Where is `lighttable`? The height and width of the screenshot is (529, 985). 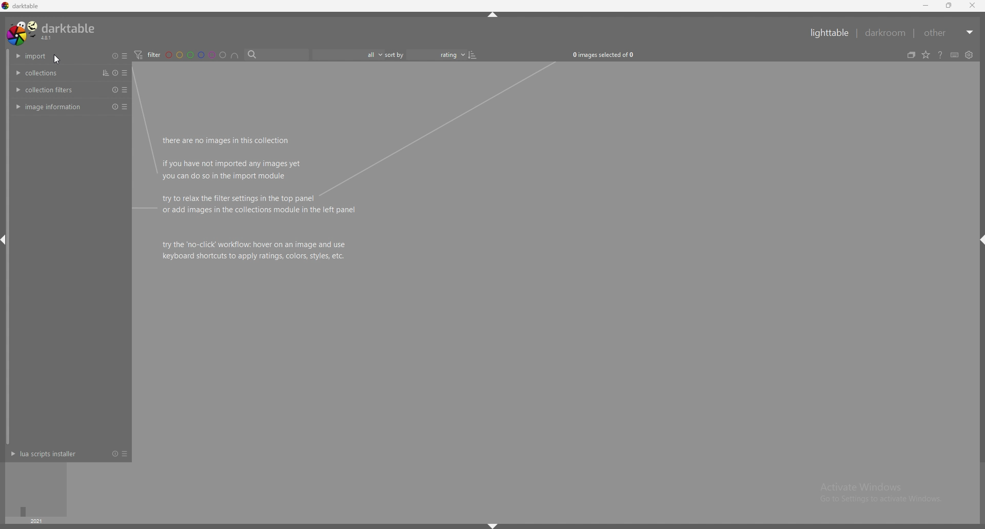
lighttable is located at coordinates (831, 33).